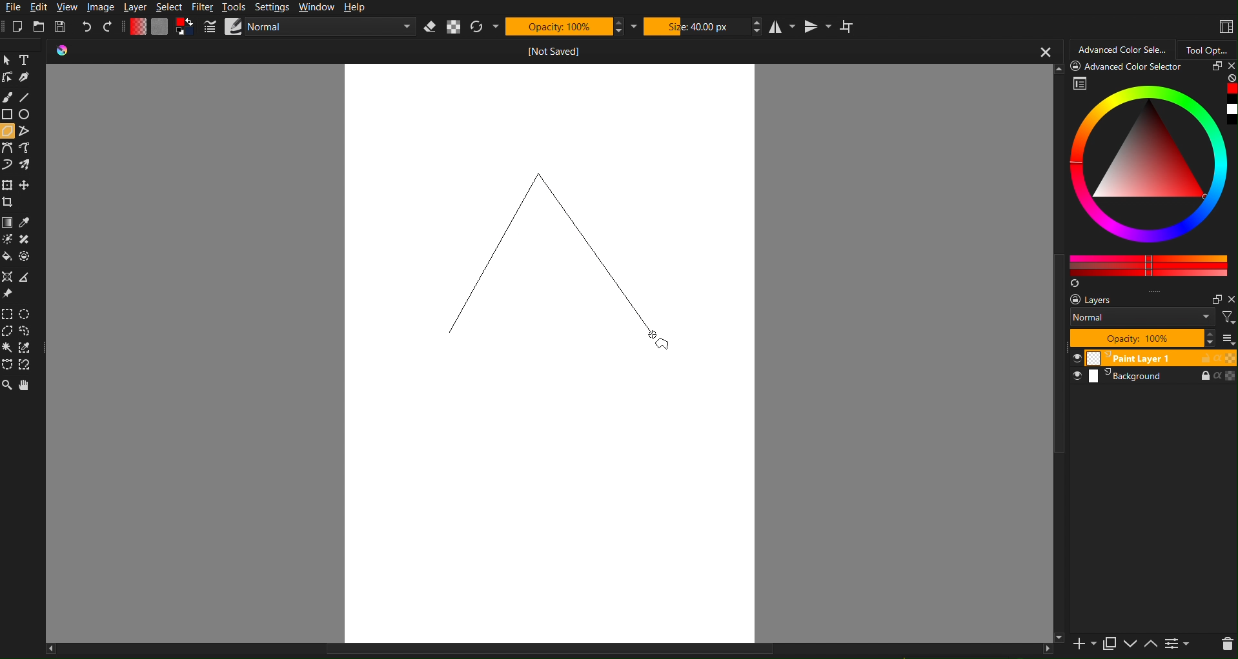  Describe the element at coordinates (28, 96) in the screenshot. I see `Line ` at that location.